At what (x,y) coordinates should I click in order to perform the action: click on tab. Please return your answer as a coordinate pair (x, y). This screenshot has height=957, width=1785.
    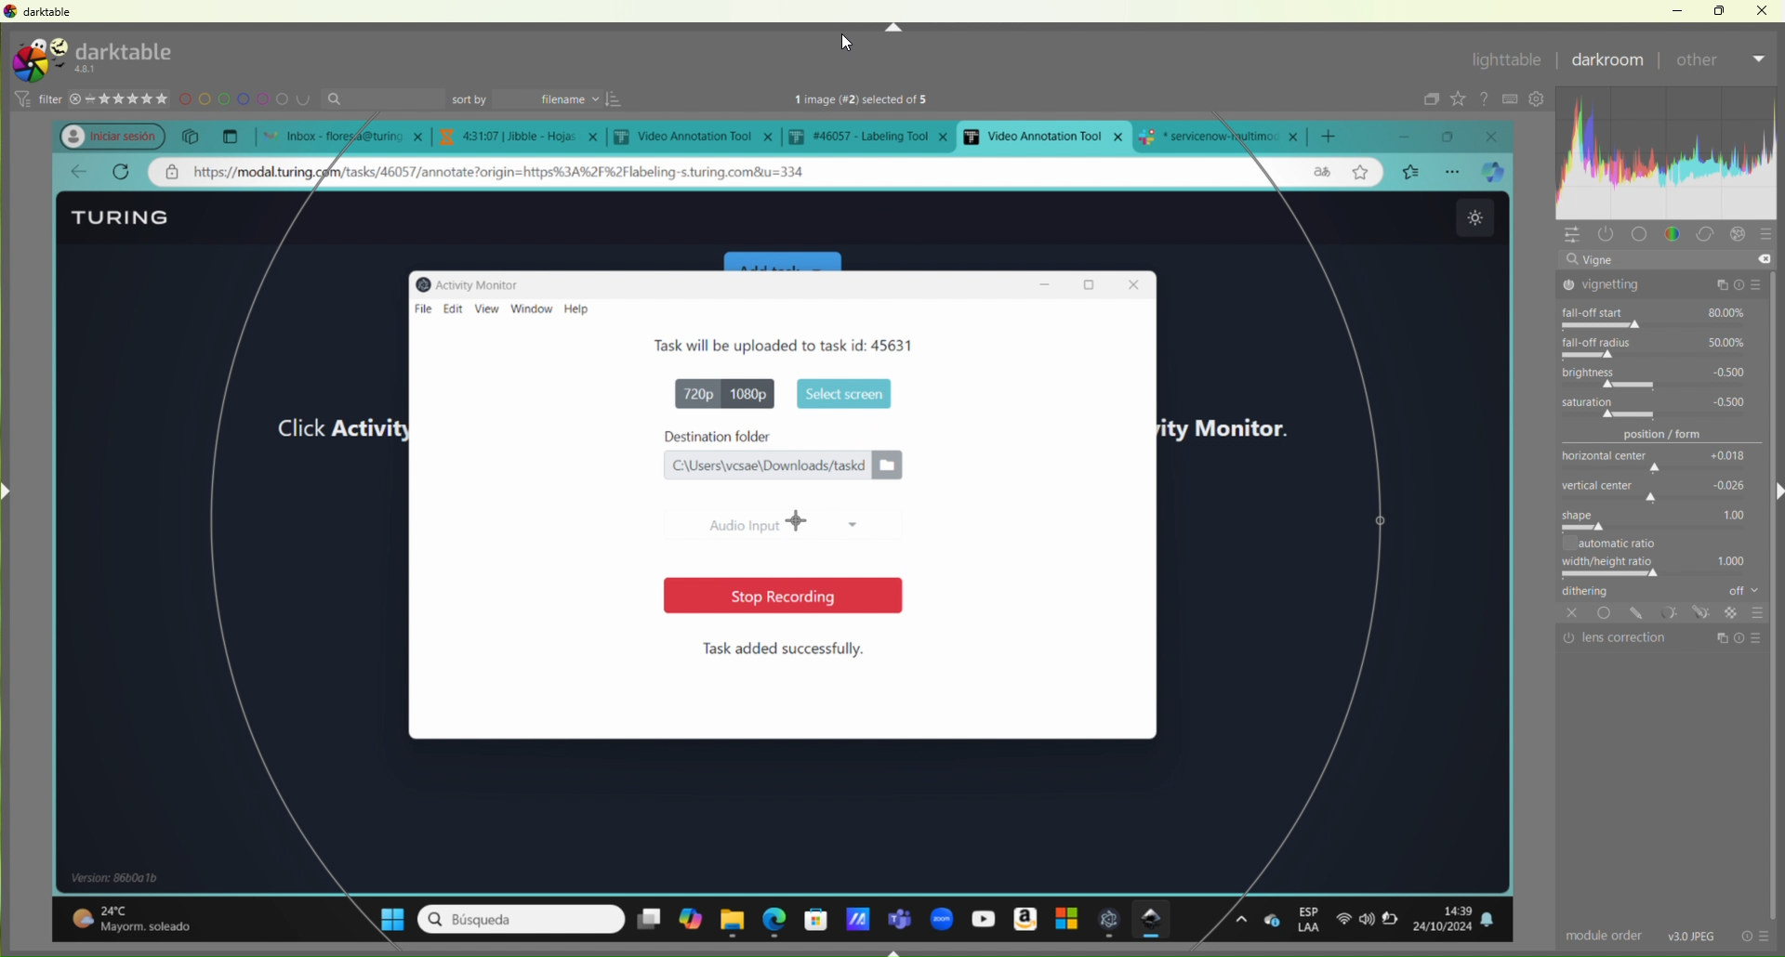
    Looking at the image, I should click on (697, 138).